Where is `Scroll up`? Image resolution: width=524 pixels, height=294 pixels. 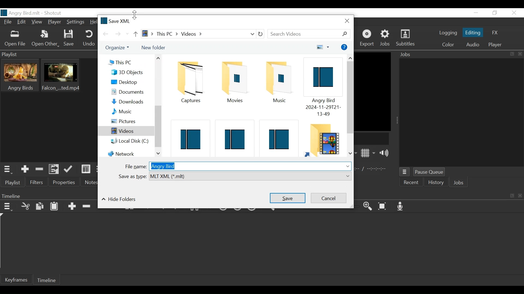 Scroll up is located at coordinates (158, 58).